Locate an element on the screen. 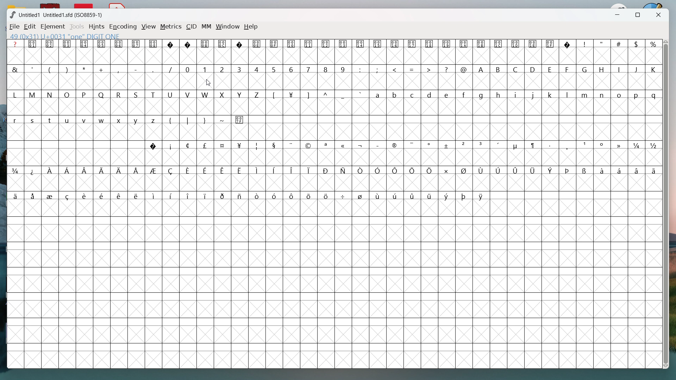 The width and height of the screenshot is (676, 380). minimize is located at coordinates (616, 15).